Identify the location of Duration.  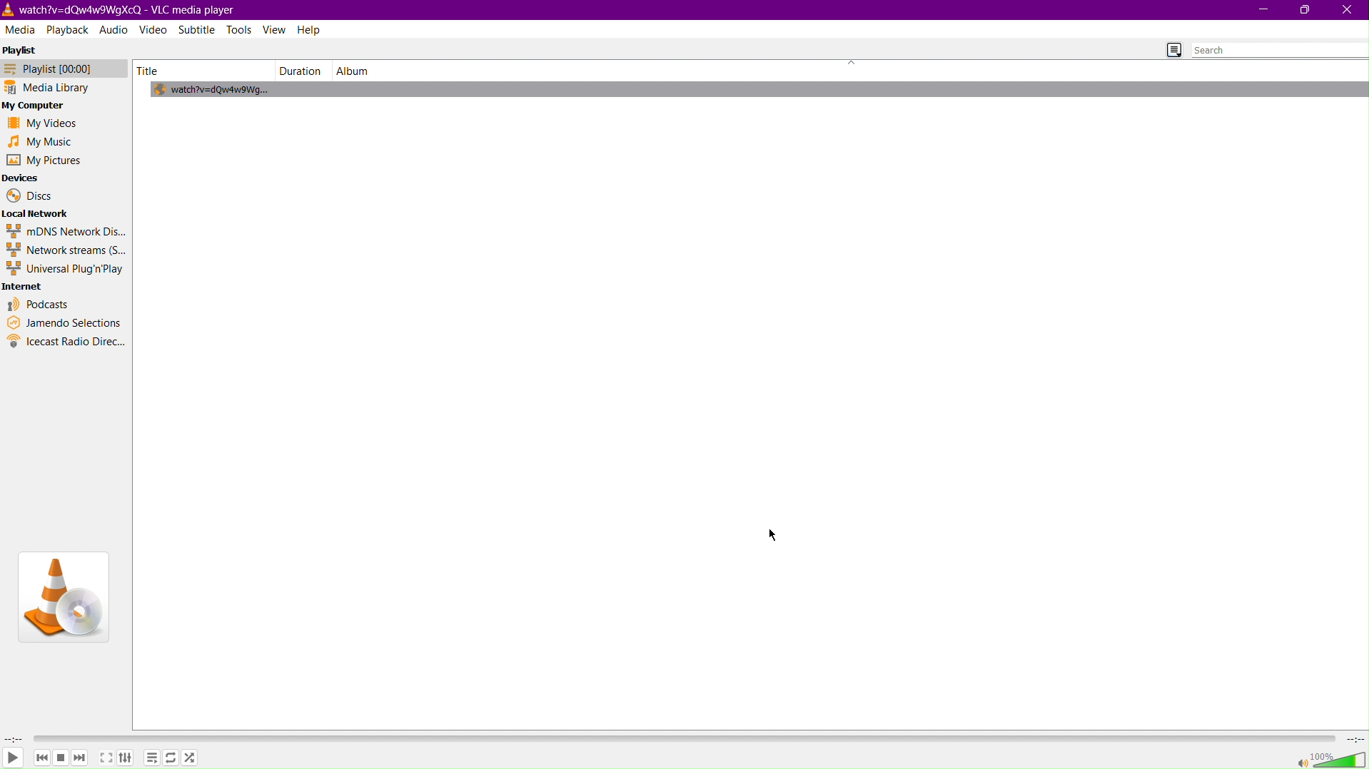
(303, 70).